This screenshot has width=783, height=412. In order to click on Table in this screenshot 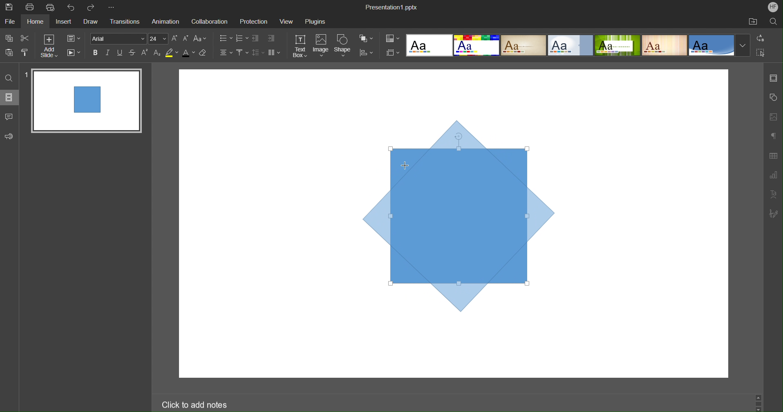, I will do `click(774, 156)`.